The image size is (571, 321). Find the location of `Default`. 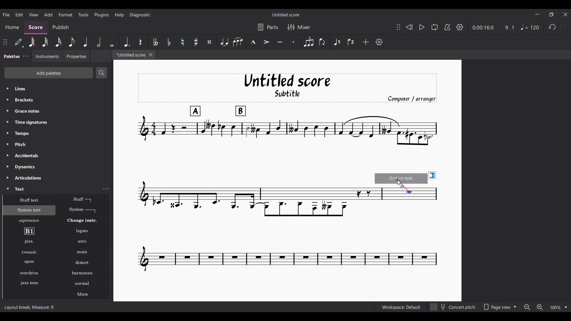

Default is located at coordinates (19, 42).